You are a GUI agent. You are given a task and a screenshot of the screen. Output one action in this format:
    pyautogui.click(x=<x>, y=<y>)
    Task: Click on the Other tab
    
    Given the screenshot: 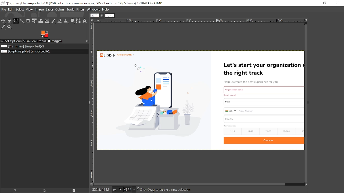 What is the action you would take?
    pyautogui.click(x=110, y=16)
    